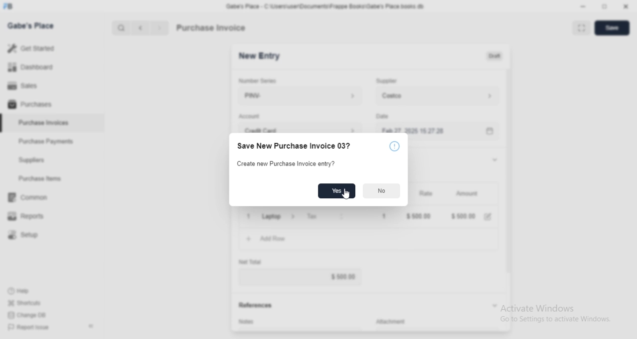  What do you see at coordinates (27, 315) in the screenshot?
I see `Change DB` at bounding box center [27, 315].